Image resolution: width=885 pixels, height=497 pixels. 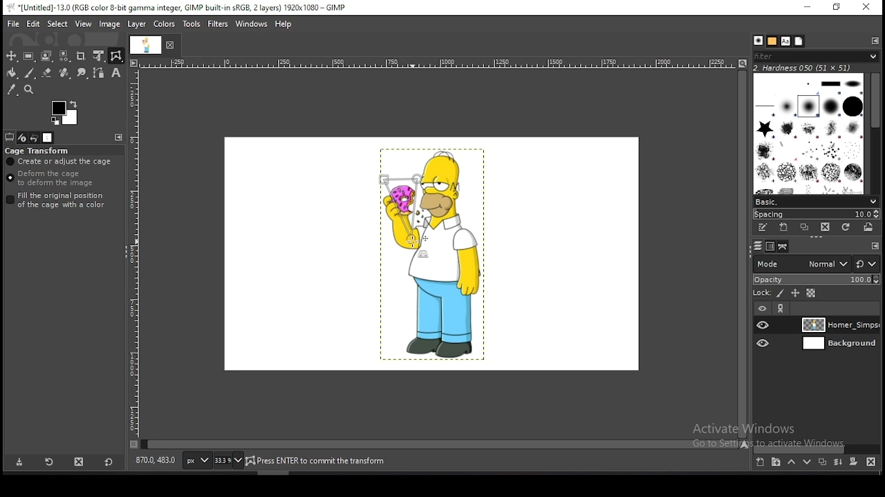 I want to click on device status, so click(x=21, y=137).